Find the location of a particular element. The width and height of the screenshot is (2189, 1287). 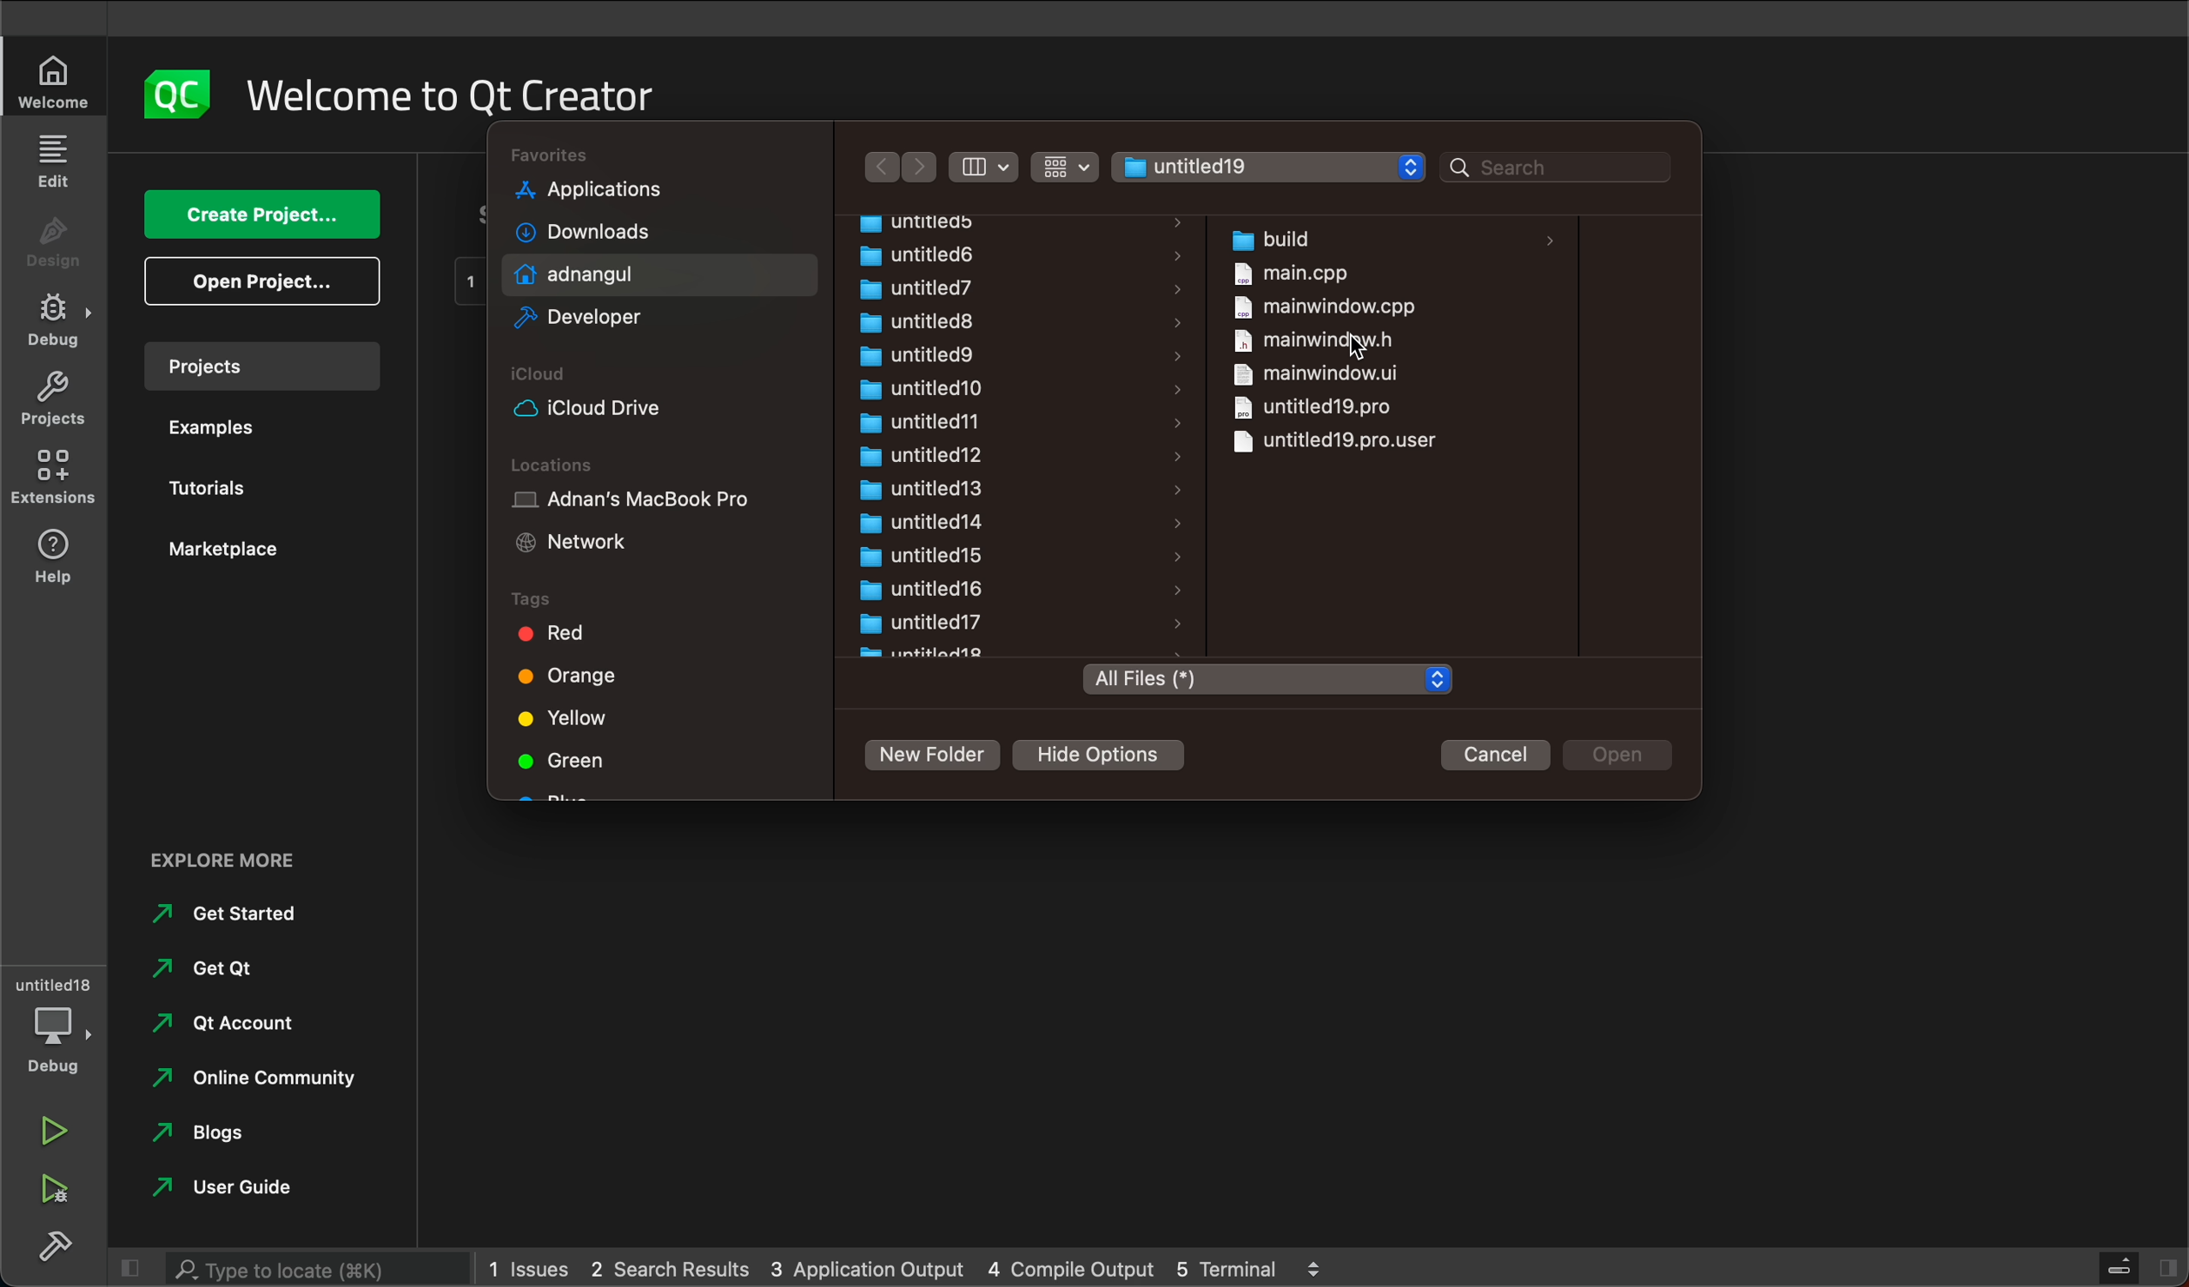

welcome  is located at coordinates (552, 94).